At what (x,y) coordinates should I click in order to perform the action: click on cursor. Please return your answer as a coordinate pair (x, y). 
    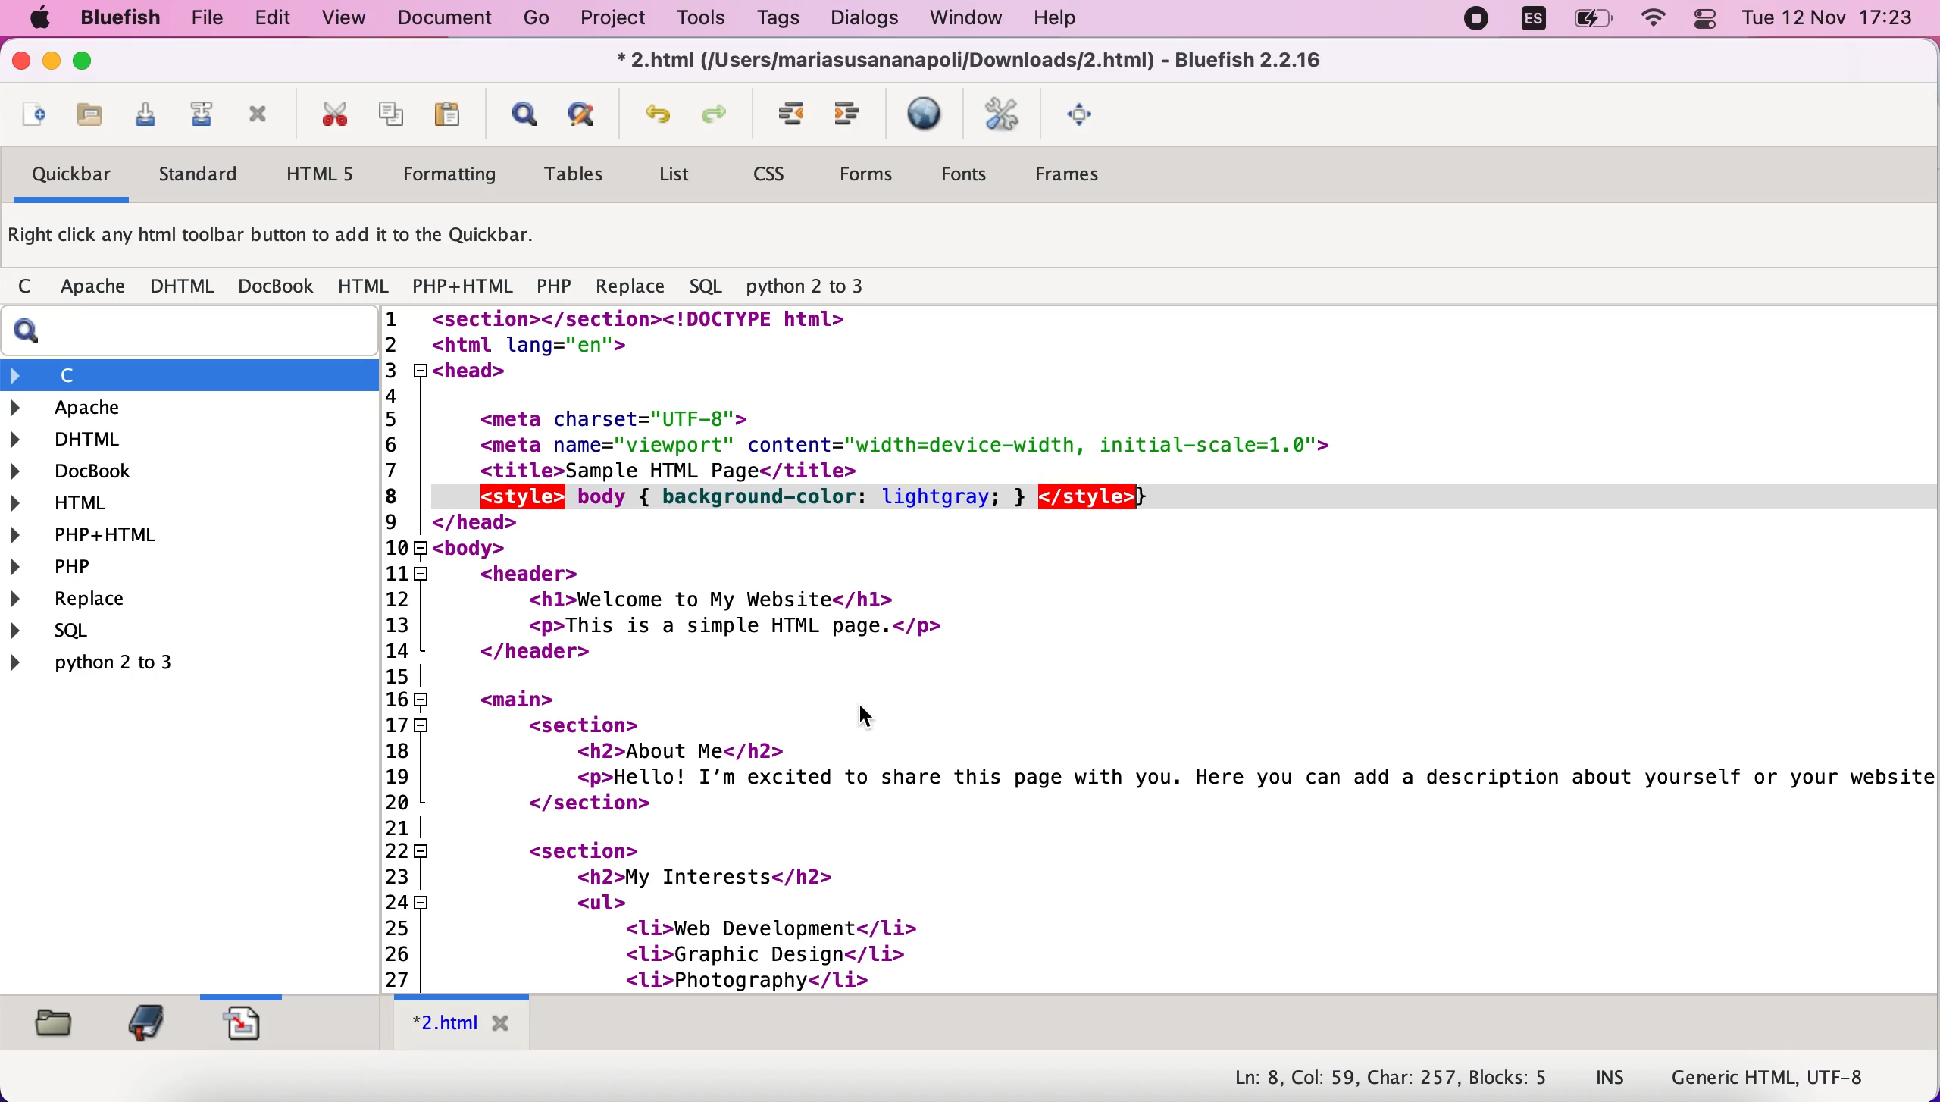
    Looking at the image, I should click on (863, 713).